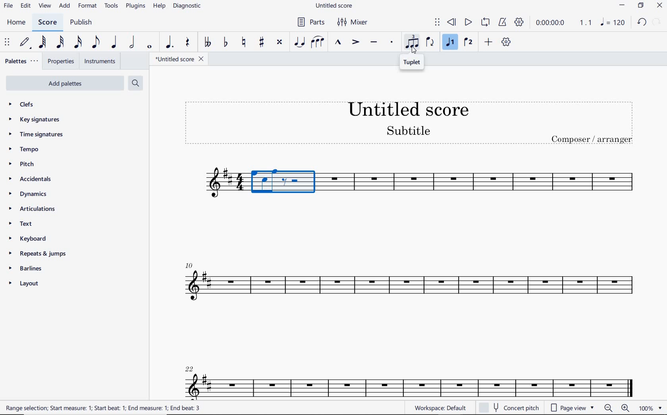  Describe the element at coordinates (469, 43) in the screenshot. I see `VOICE 2` at that location.